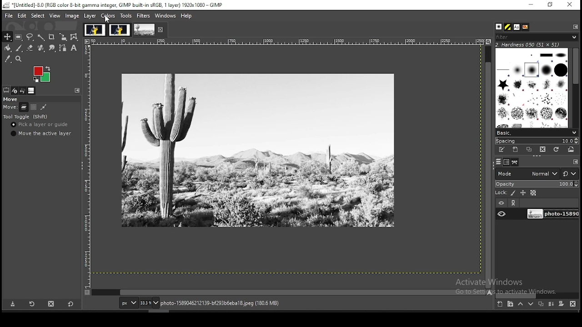 The width and height of the screenshot is (582, 327). I want to click on image, so click(42, 75).